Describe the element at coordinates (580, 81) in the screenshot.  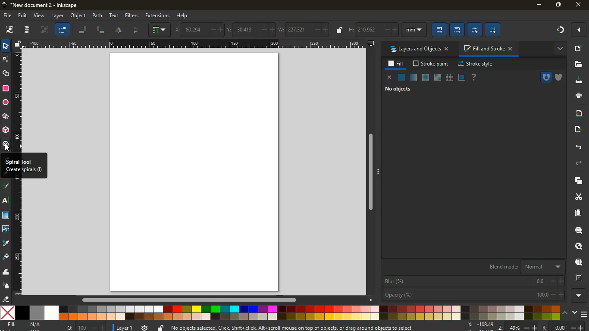
I see `download` at that location.